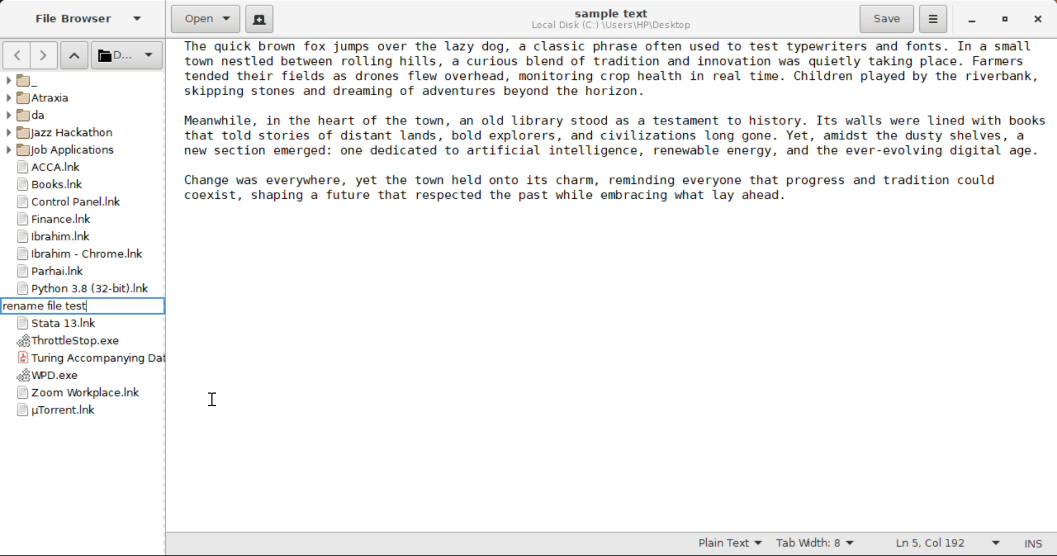 This screenshot has width=1057, height=556. What do you see at coordinates (75, 152) in the screenshot?
I see `Job Applications Folder` at bounding box center [75, 152].